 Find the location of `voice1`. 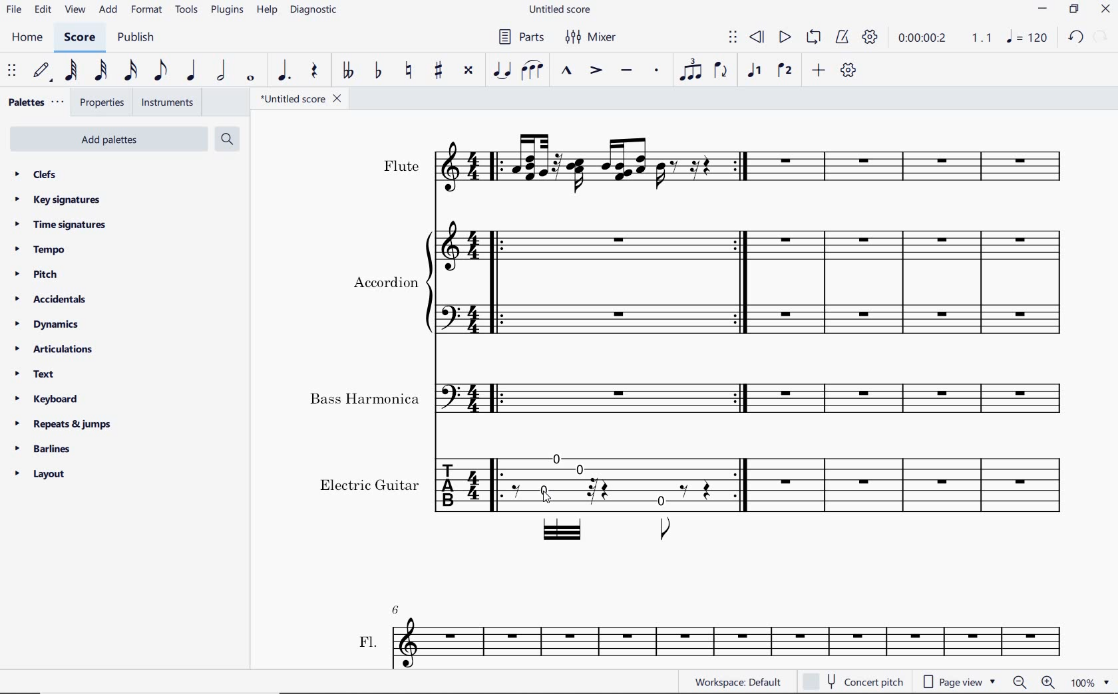

voice1 is located at coordinates (755, 70).